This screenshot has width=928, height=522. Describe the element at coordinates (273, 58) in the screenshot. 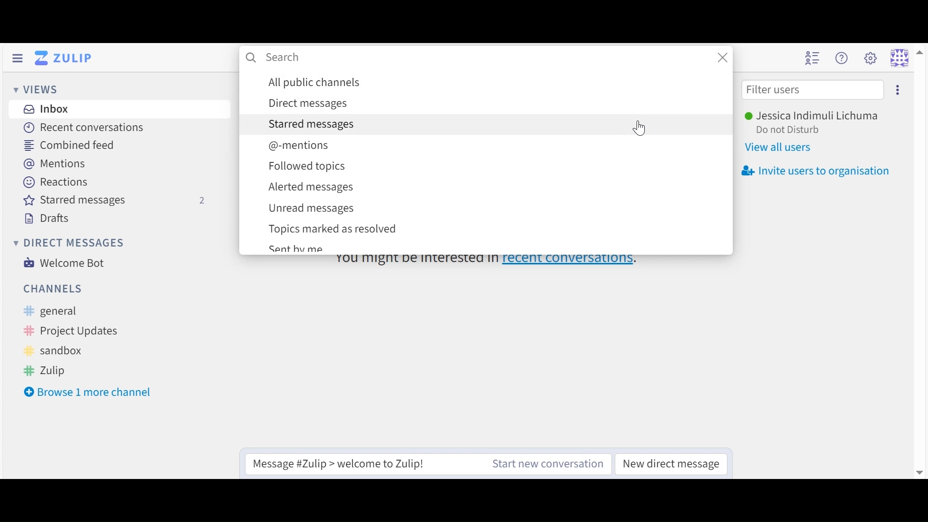

I see `Inbox` at that location.